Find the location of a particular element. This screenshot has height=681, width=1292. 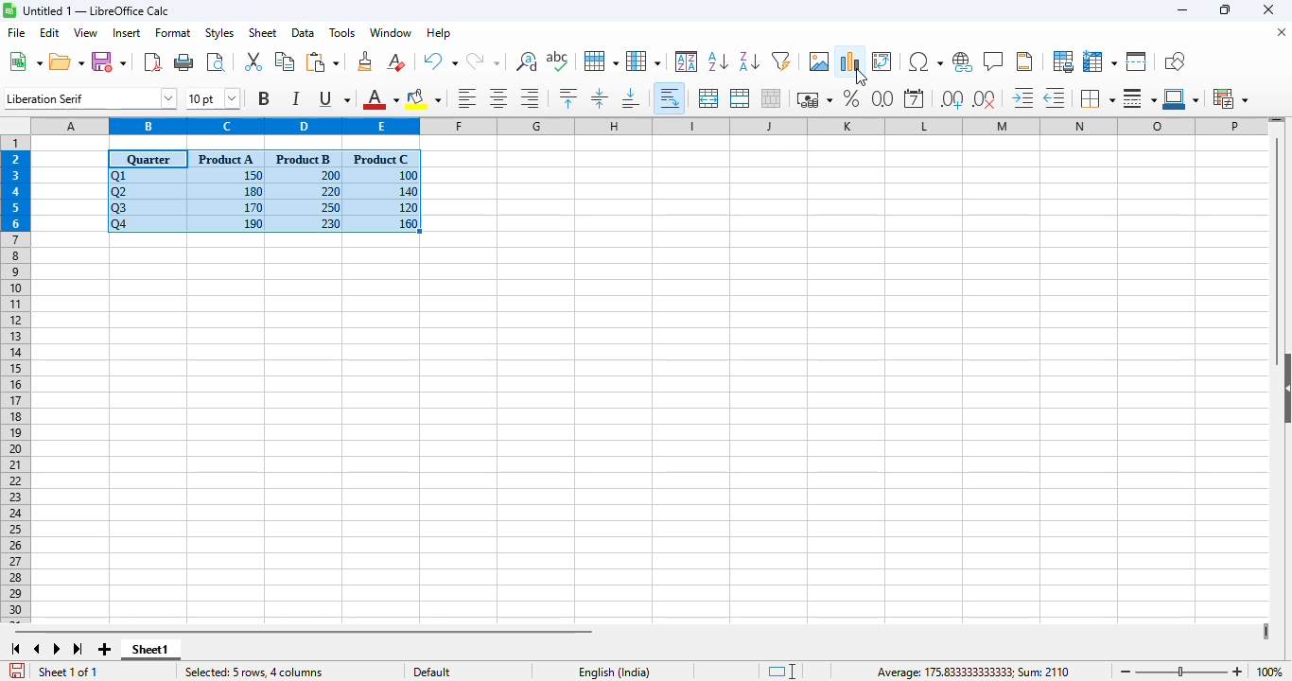

click to save the document is located at coordinates (17, 671).